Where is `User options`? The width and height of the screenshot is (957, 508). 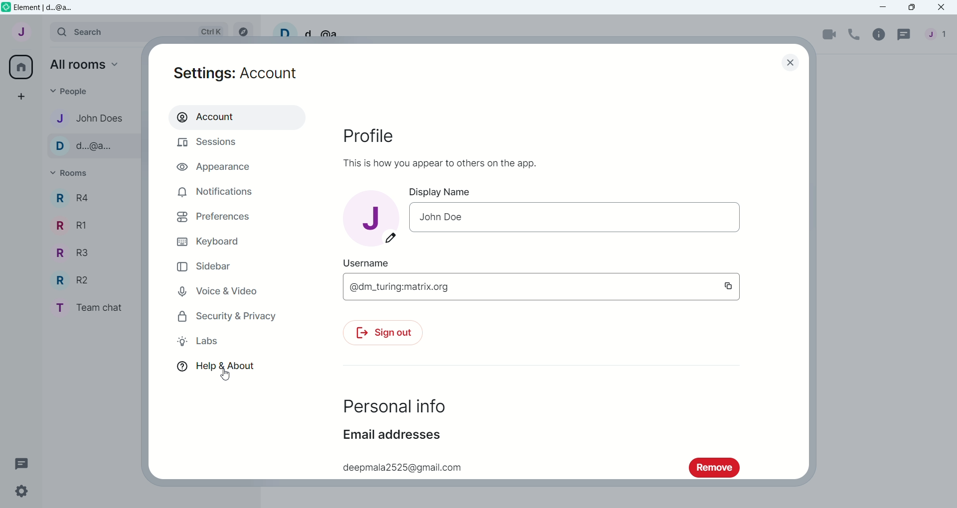 User options is located at coordinates (19, 34).